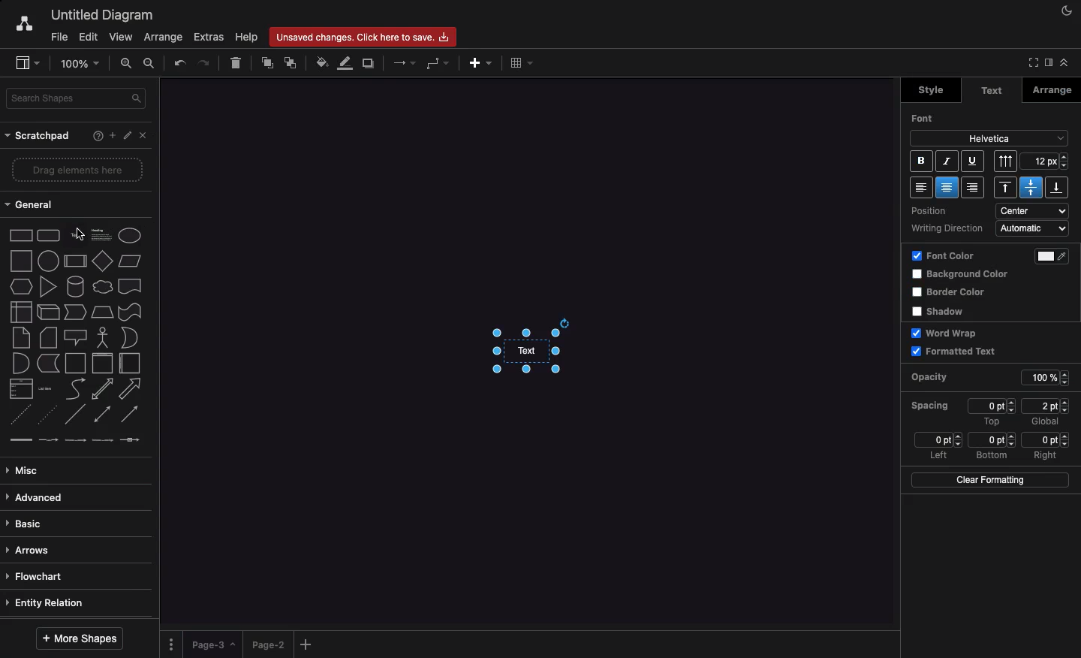 The image size is (1081, 658). Describe the element at coordinates (24, 62) in the screenshot. I see `Sidebar` at that location.